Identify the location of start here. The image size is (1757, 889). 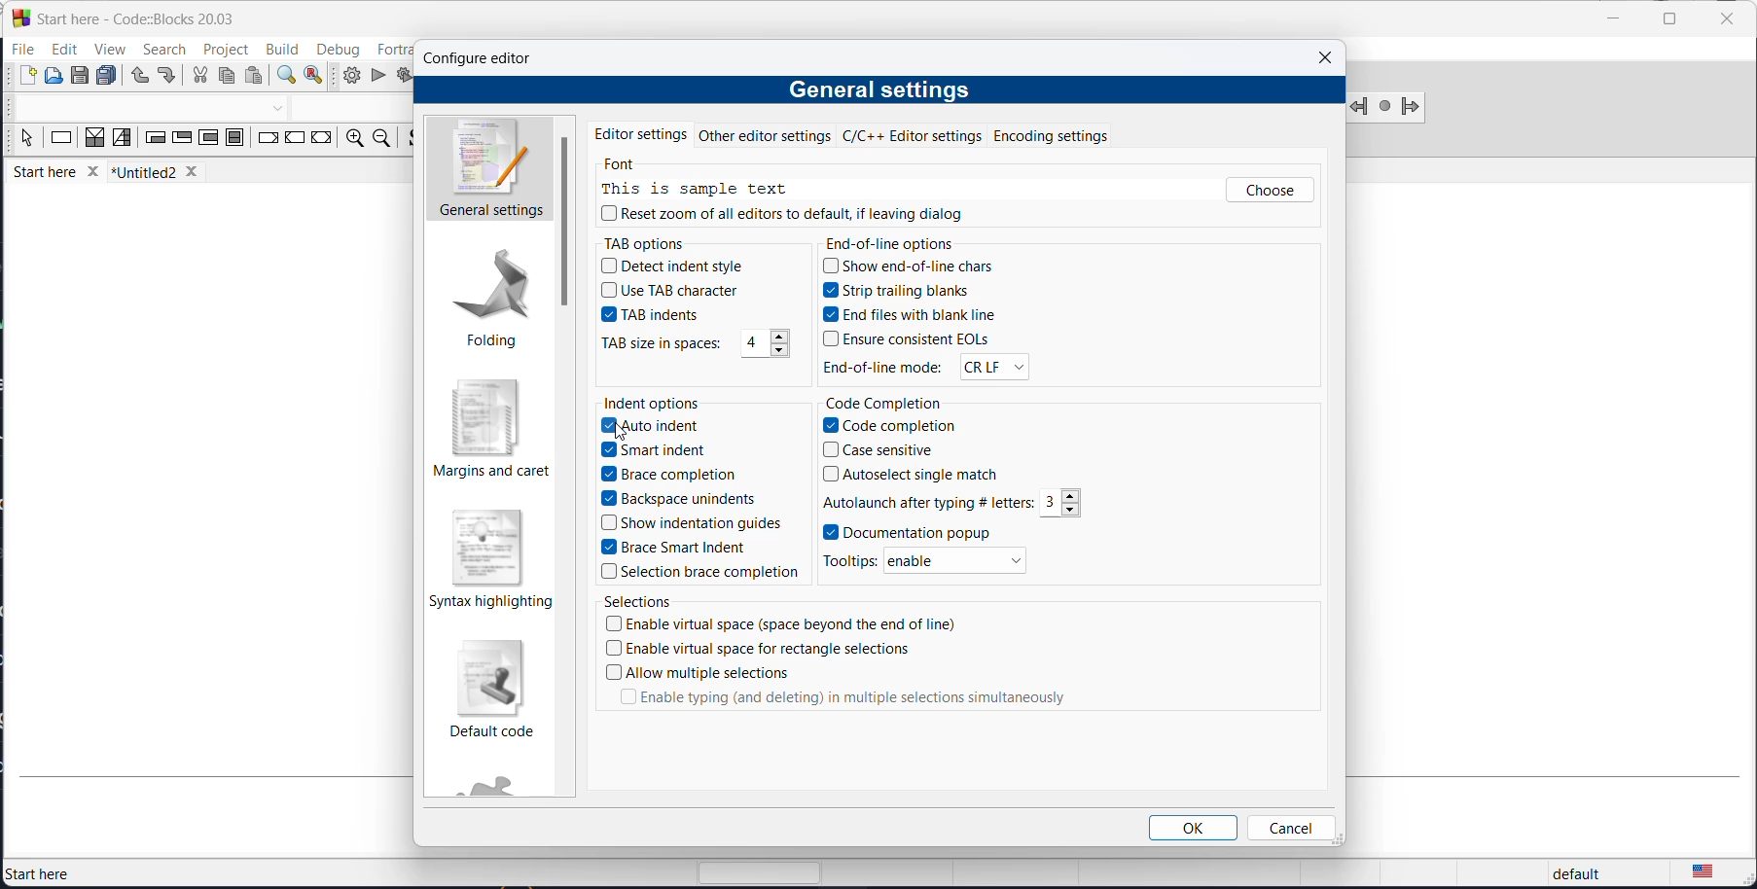
(58, 175).